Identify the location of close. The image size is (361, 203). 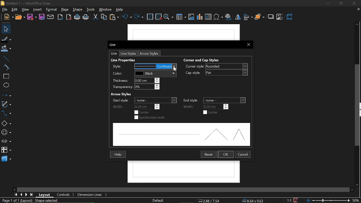
(354, 3).